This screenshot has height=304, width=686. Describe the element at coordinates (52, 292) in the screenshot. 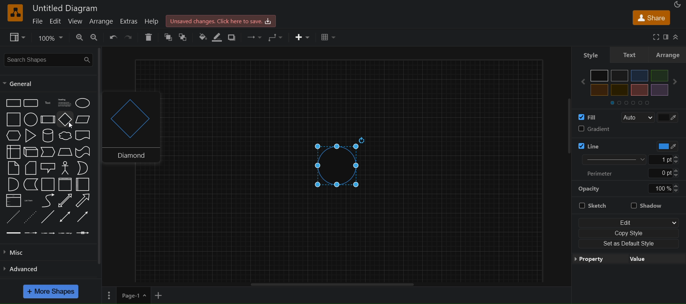

I see `more shapes` at that location.